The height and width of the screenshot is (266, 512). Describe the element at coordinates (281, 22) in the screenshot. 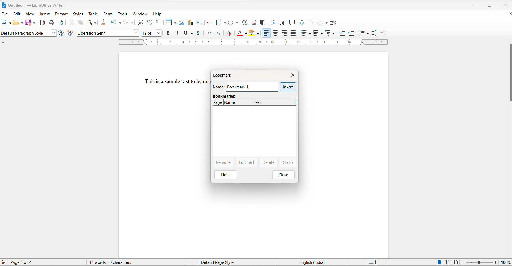

I see `insert cross reference` at that location.